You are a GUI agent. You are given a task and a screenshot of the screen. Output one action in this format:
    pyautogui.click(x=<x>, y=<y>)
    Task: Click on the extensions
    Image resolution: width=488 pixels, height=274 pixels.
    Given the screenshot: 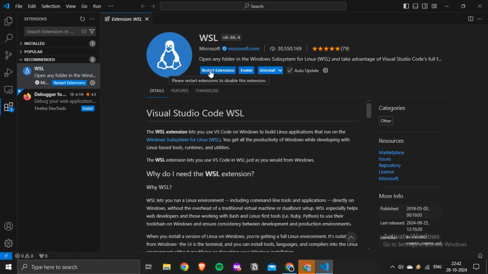 What is the action you would take?
    pyautogui.click(x=9, y=107)
    